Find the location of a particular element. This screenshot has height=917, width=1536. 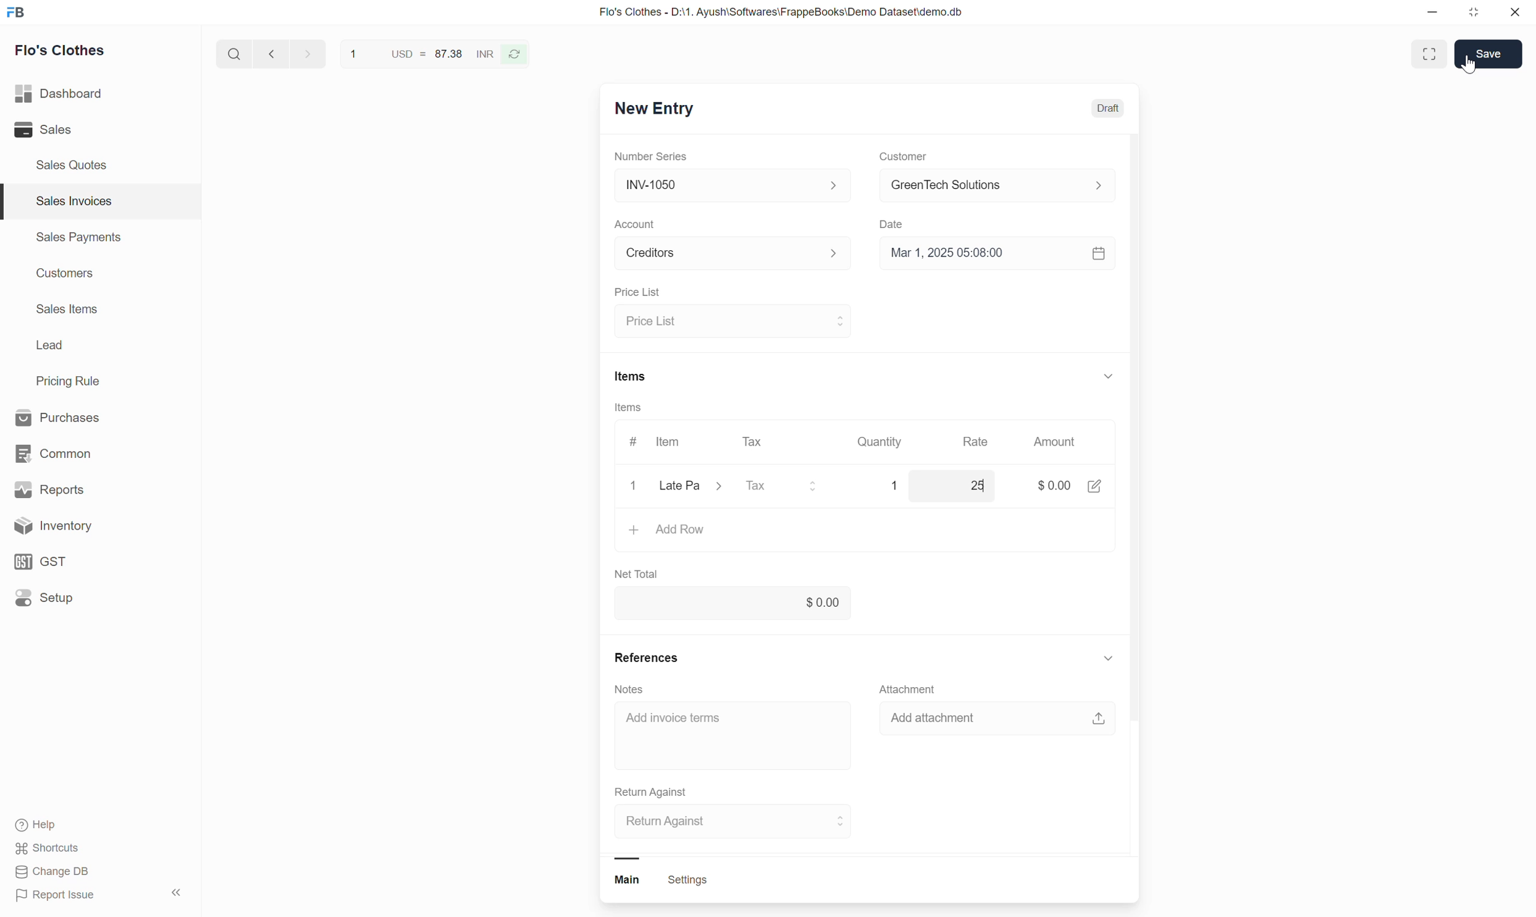

References is located at coordinates (645, 657).